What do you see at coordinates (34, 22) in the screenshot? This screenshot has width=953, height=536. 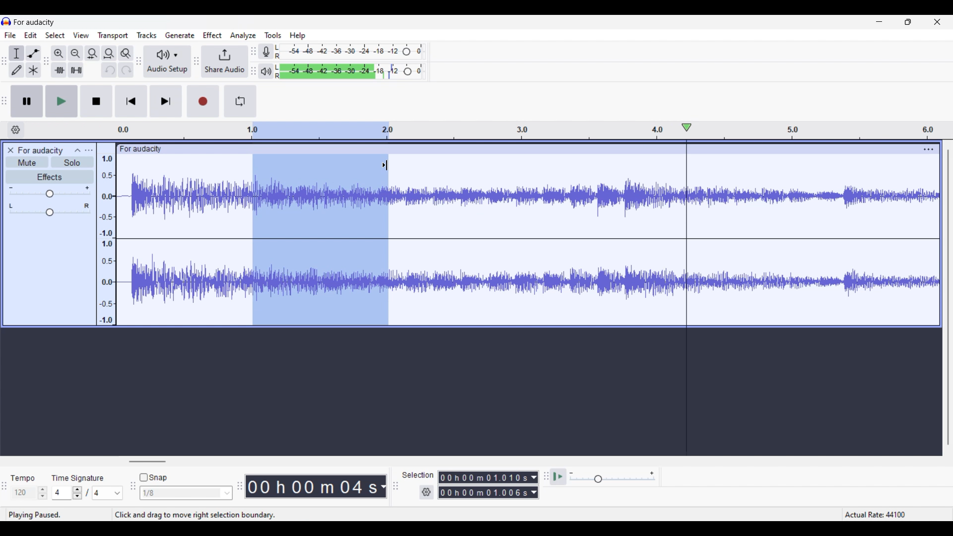 I see `for audacity` at bounding box center [34, 22].